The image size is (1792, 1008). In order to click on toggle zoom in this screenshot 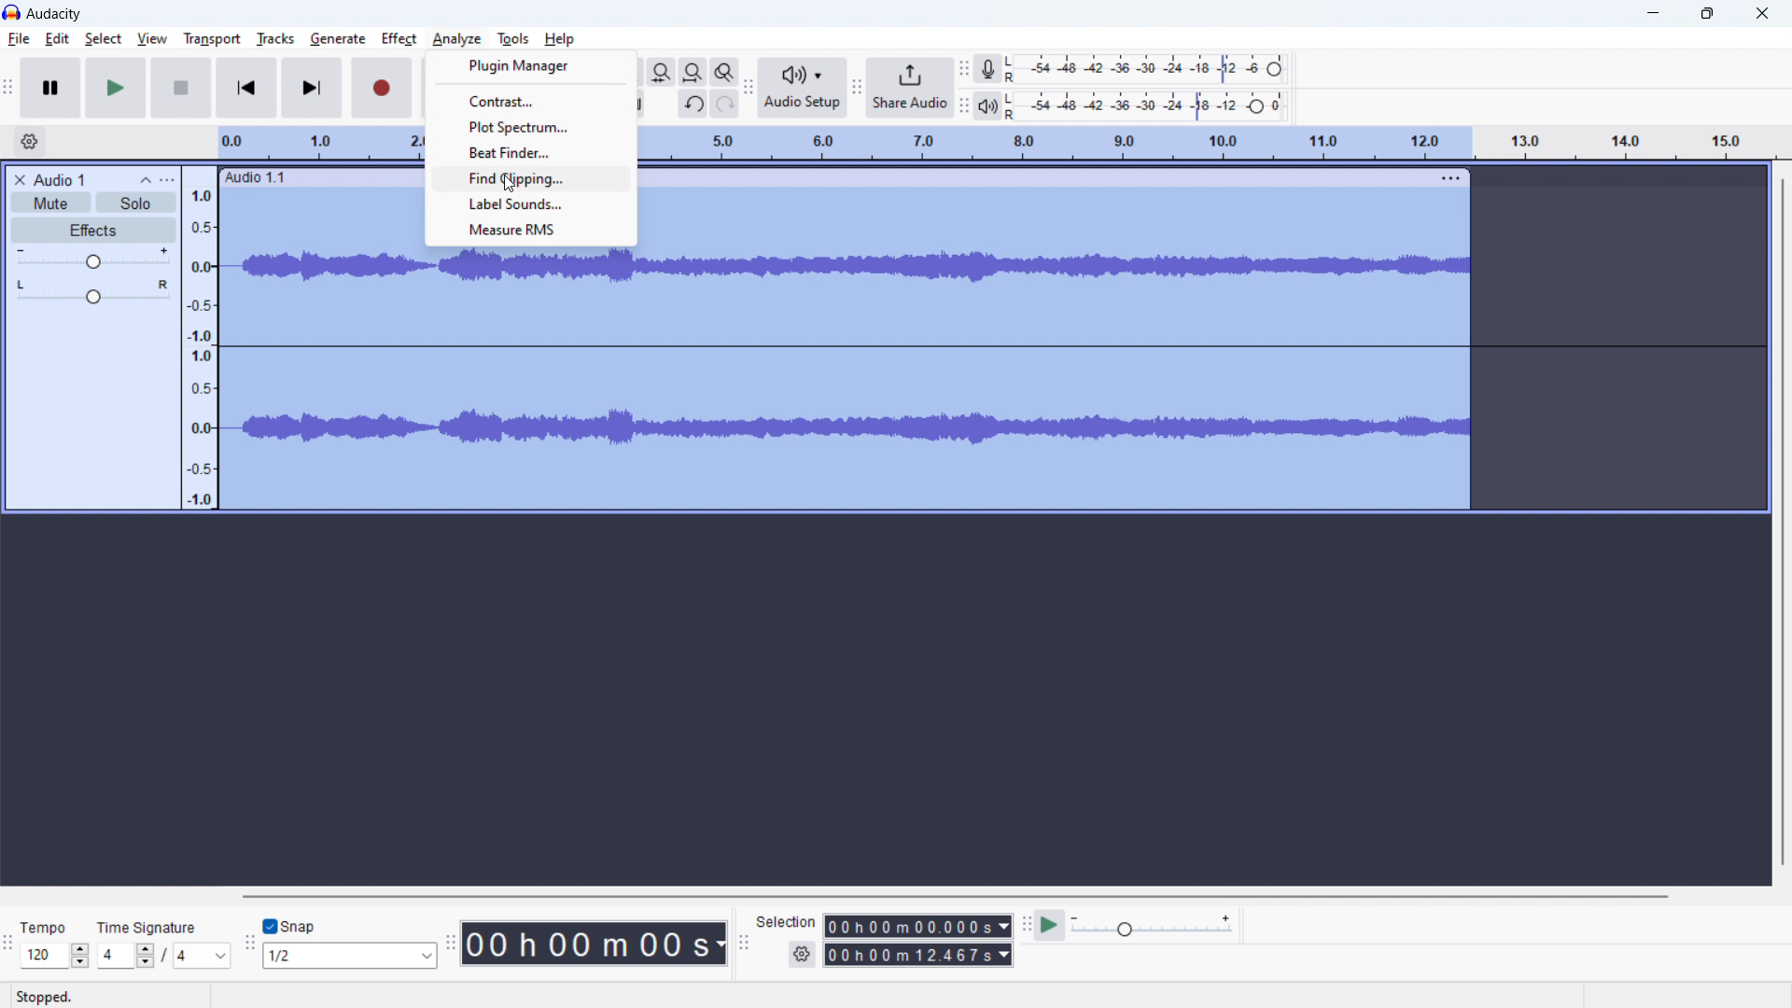, I will do `click(724, 72)`.